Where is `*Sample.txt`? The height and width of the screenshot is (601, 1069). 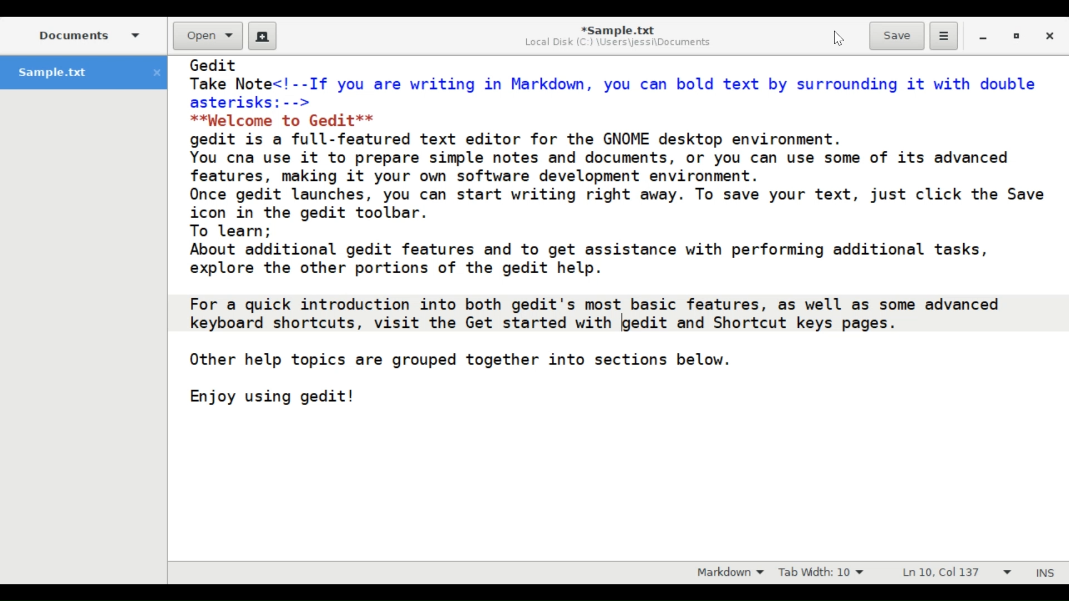
*Sample.txt is located at coordinates (619, 27).